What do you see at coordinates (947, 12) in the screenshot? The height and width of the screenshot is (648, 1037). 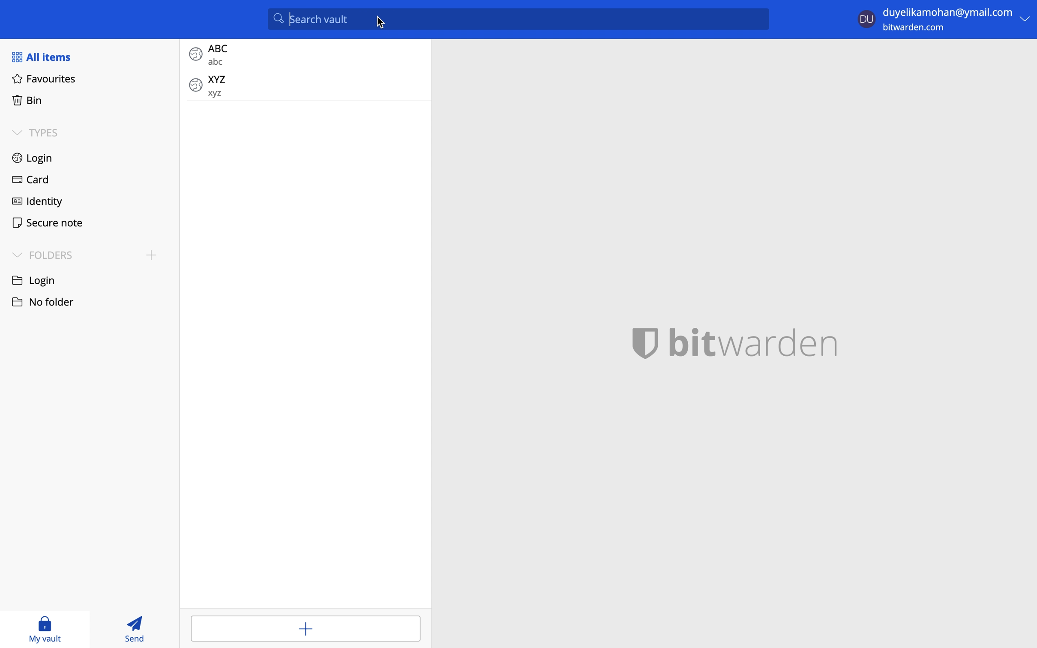 I see `login email id` at bounding box center [947, 12].